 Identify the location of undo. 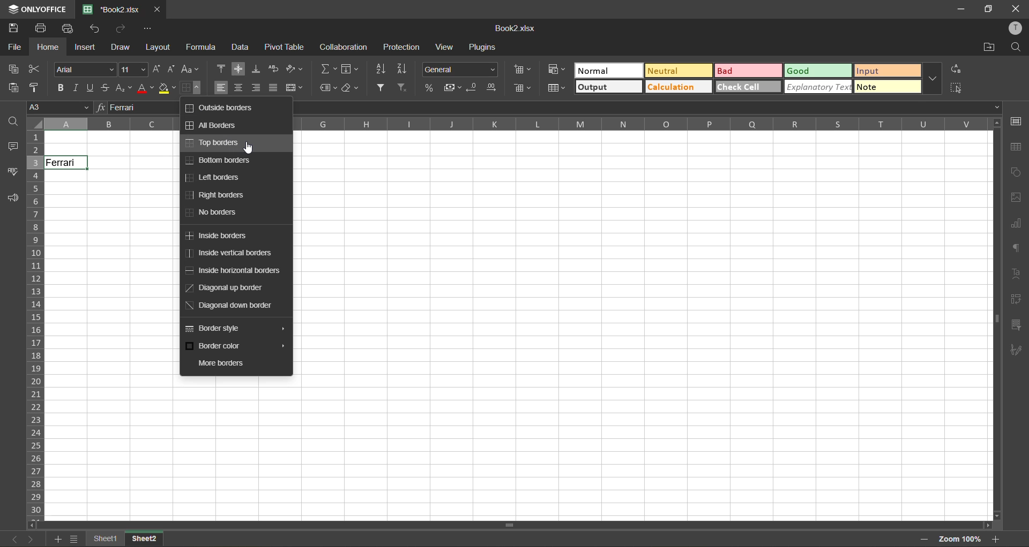
(95, 29).